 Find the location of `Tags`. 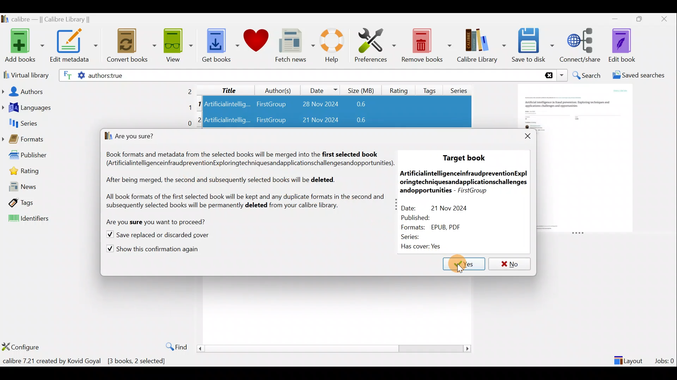

Tags is located at coordinates (431, 88).